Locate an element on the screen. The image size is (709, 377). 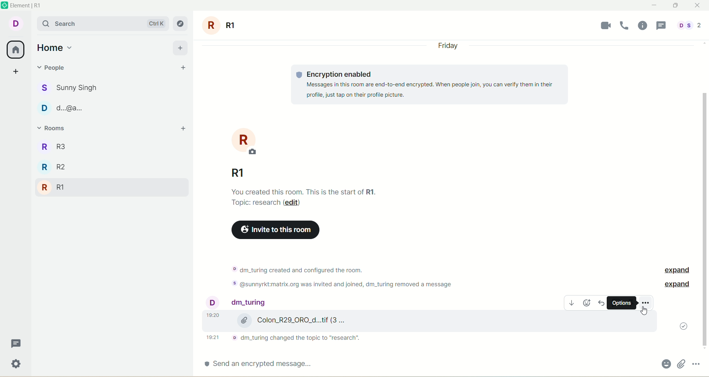
voice call is located at coordinates (625, 25).